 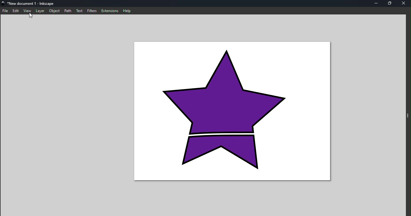 What do you see at coordinates (390, 3) in the screenshot?
I see `Maximize` at bounding box center [390, 3].